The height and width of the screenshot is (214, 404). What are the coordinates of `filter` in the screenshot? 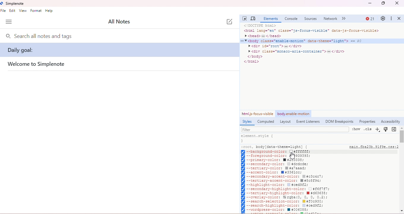 It's located at (258, 130).